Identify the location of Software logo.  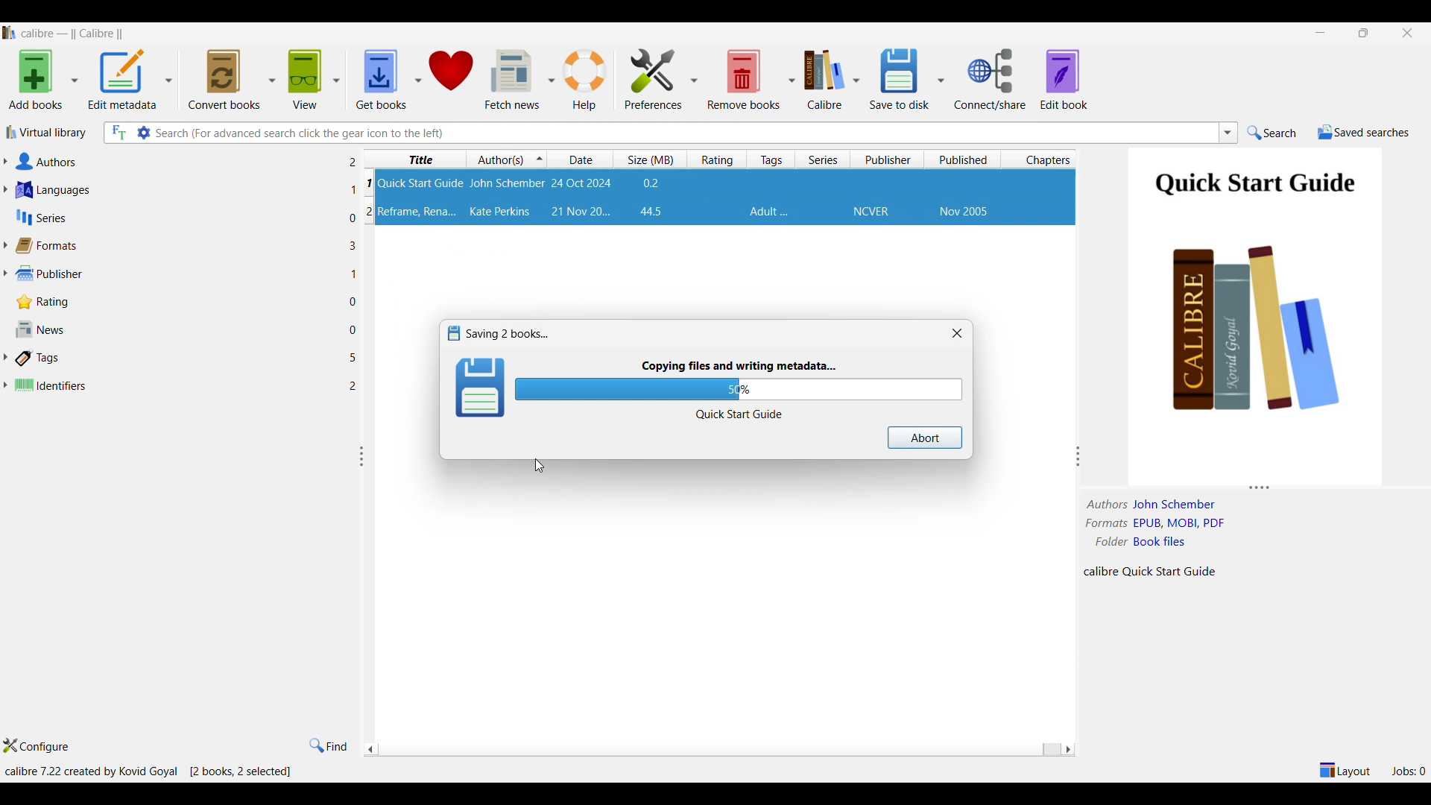
(9, 32).